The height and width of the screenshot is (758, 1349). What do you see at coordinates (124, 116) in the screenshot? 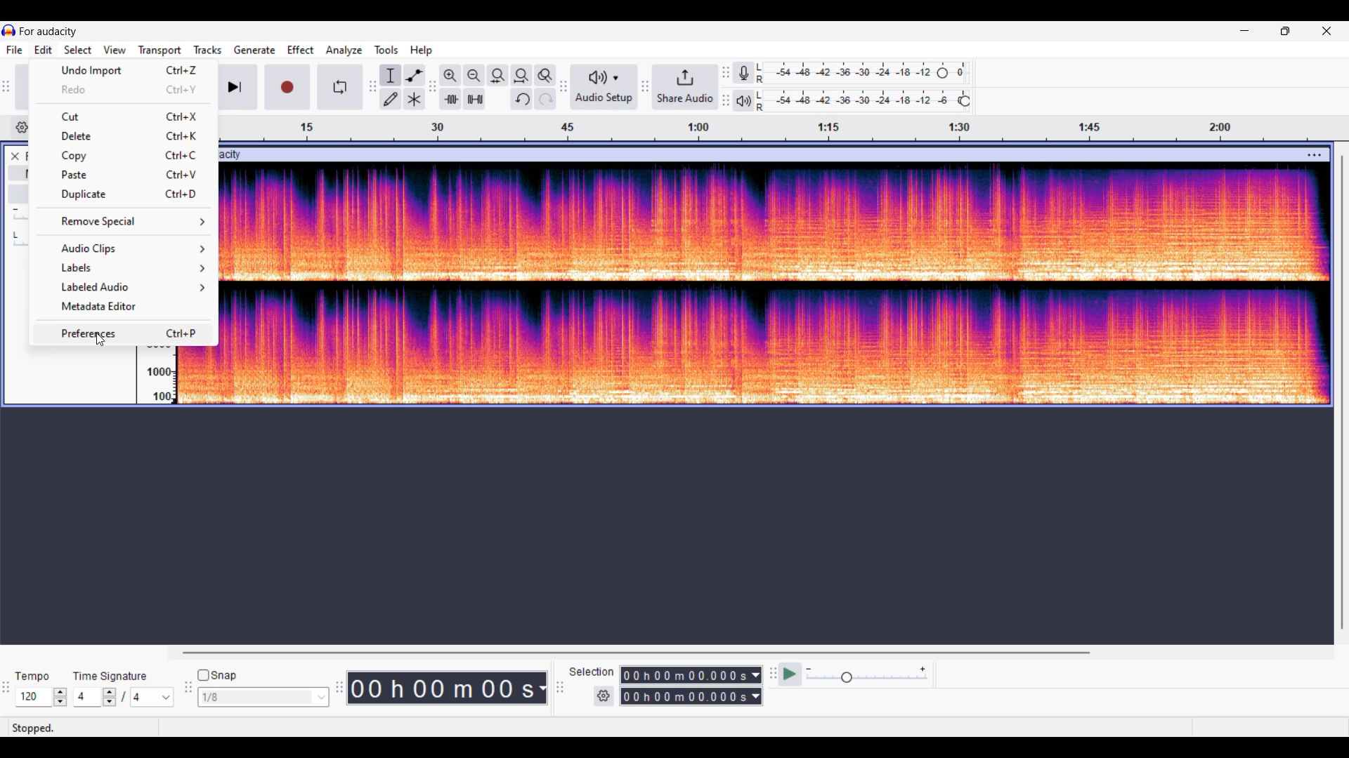
I see `Cut` at bounding box center [124, 116].